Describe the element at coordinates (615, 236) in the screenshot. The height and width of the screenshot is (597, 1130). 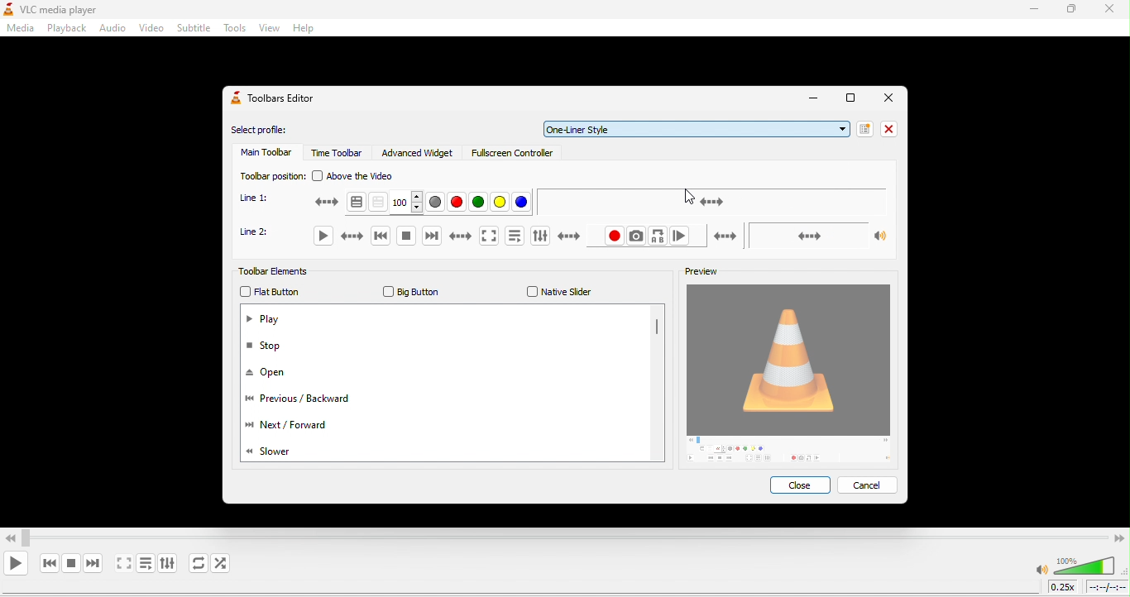
I see `record` at that location.